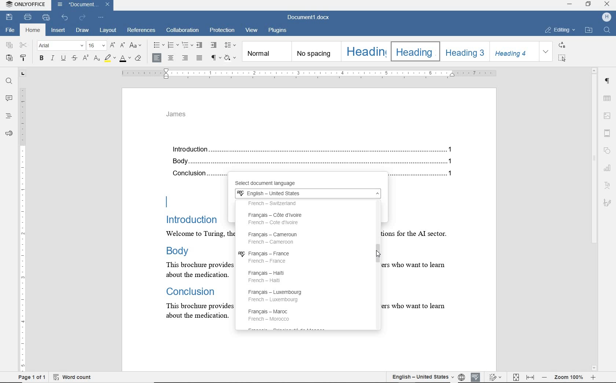 This screenshot has height=383, width=616. What do you see at coordinates (76, 377) in the screenshot?
I see `word count` at bounding box center [76, 377].